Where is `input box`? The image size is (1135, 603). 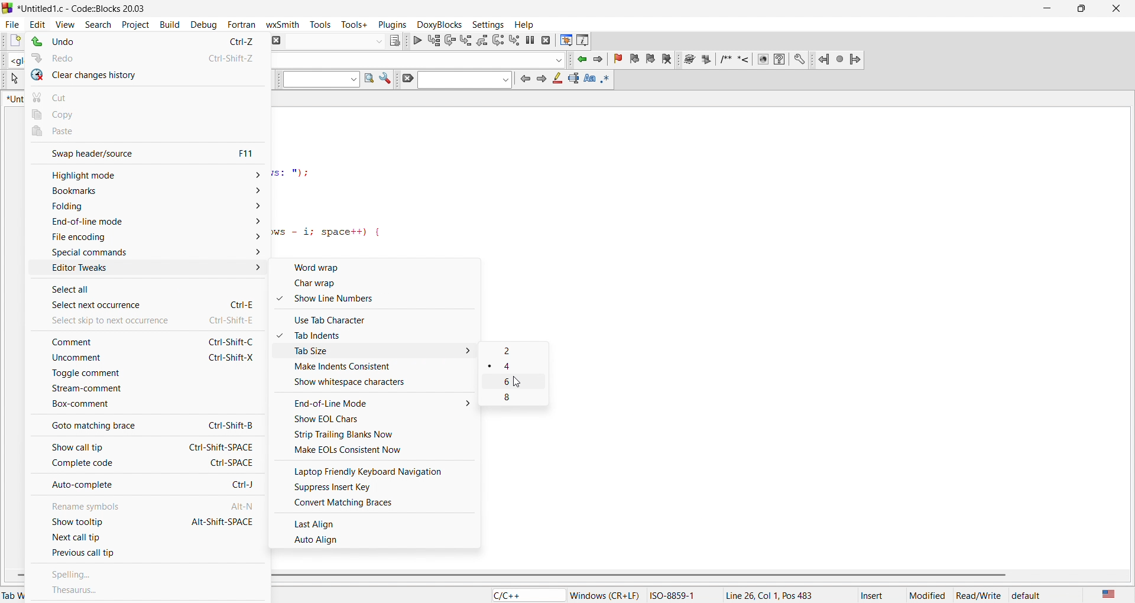 input box is located at coordinates (418, 57).